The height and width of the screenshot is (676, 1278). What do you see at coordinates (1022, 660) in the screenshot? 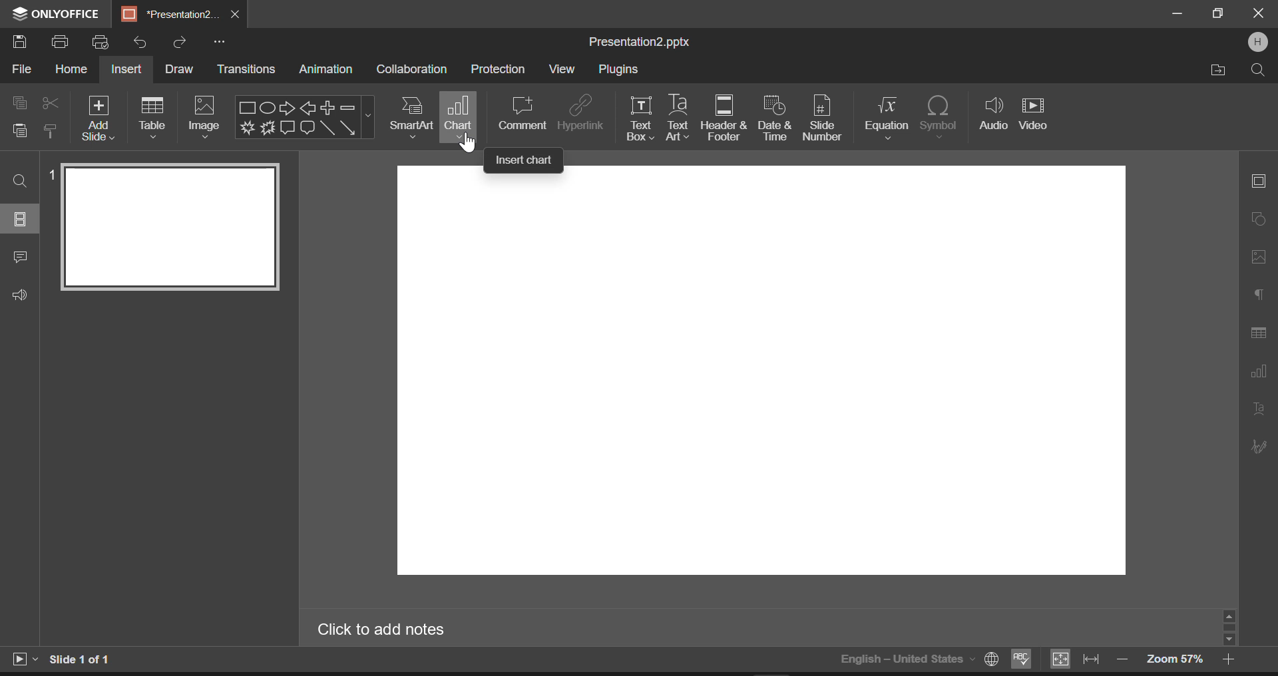
I see `Spellchecking` at bounding box center [1022, 660].